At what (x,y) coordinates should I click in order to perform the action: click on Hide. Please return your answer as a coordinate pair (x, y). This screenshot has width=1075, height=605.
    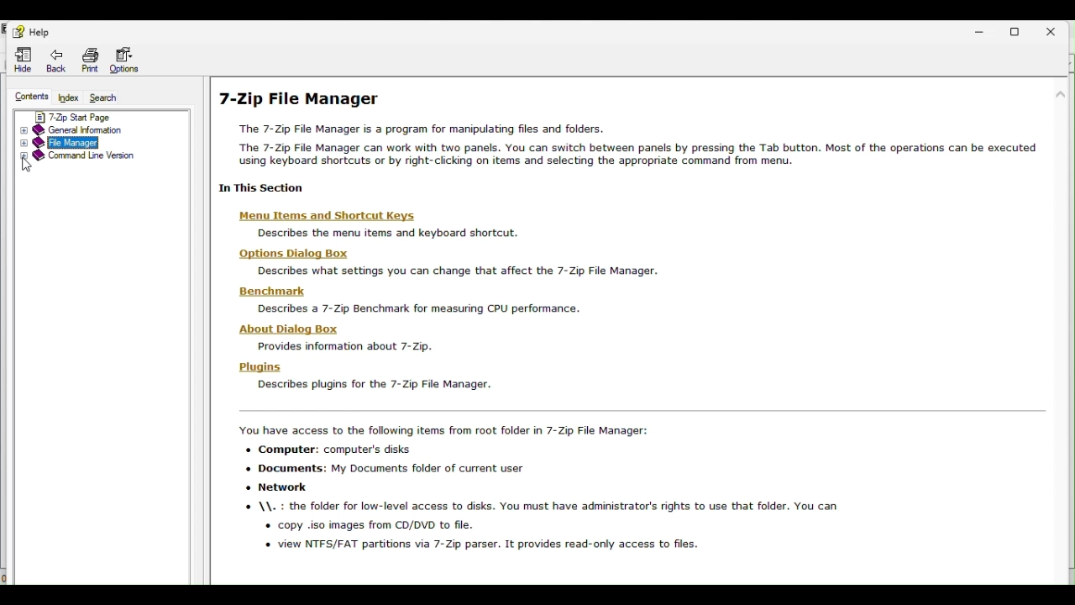
    Looking at the image, I should click on (23, 60).